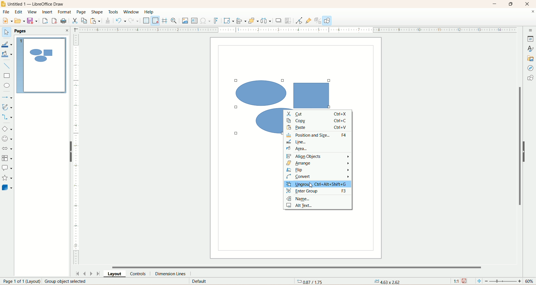 Image resolution: width=536 pixels, height=285 pixels. Describe the element at coordinates (298, 200) in the screenshot. I see `name` at that location.